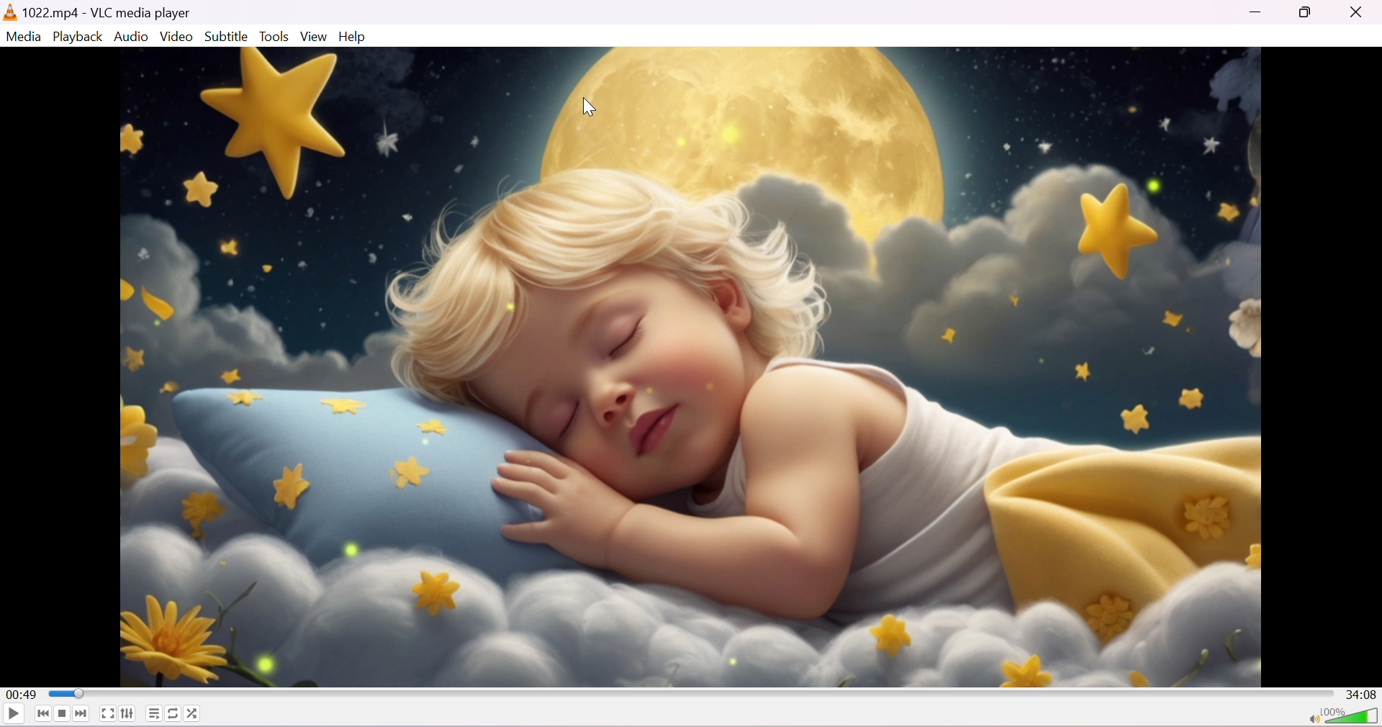 This screenshot has width=1382, height=727. What do you see at coordinates (12, 715) in the screenshot?
I see `Play` at bounding box center [12, 715].